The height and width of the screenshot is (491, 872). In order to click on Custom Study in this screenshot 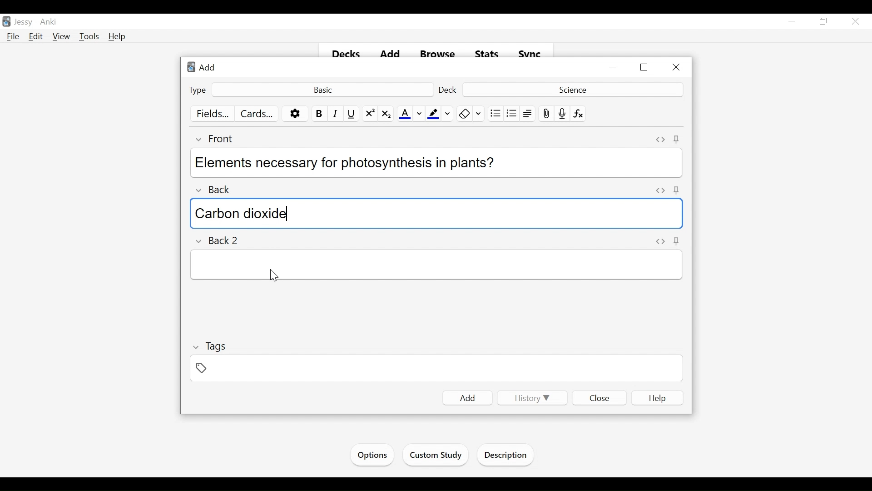, I will do `click(436, 456)`.